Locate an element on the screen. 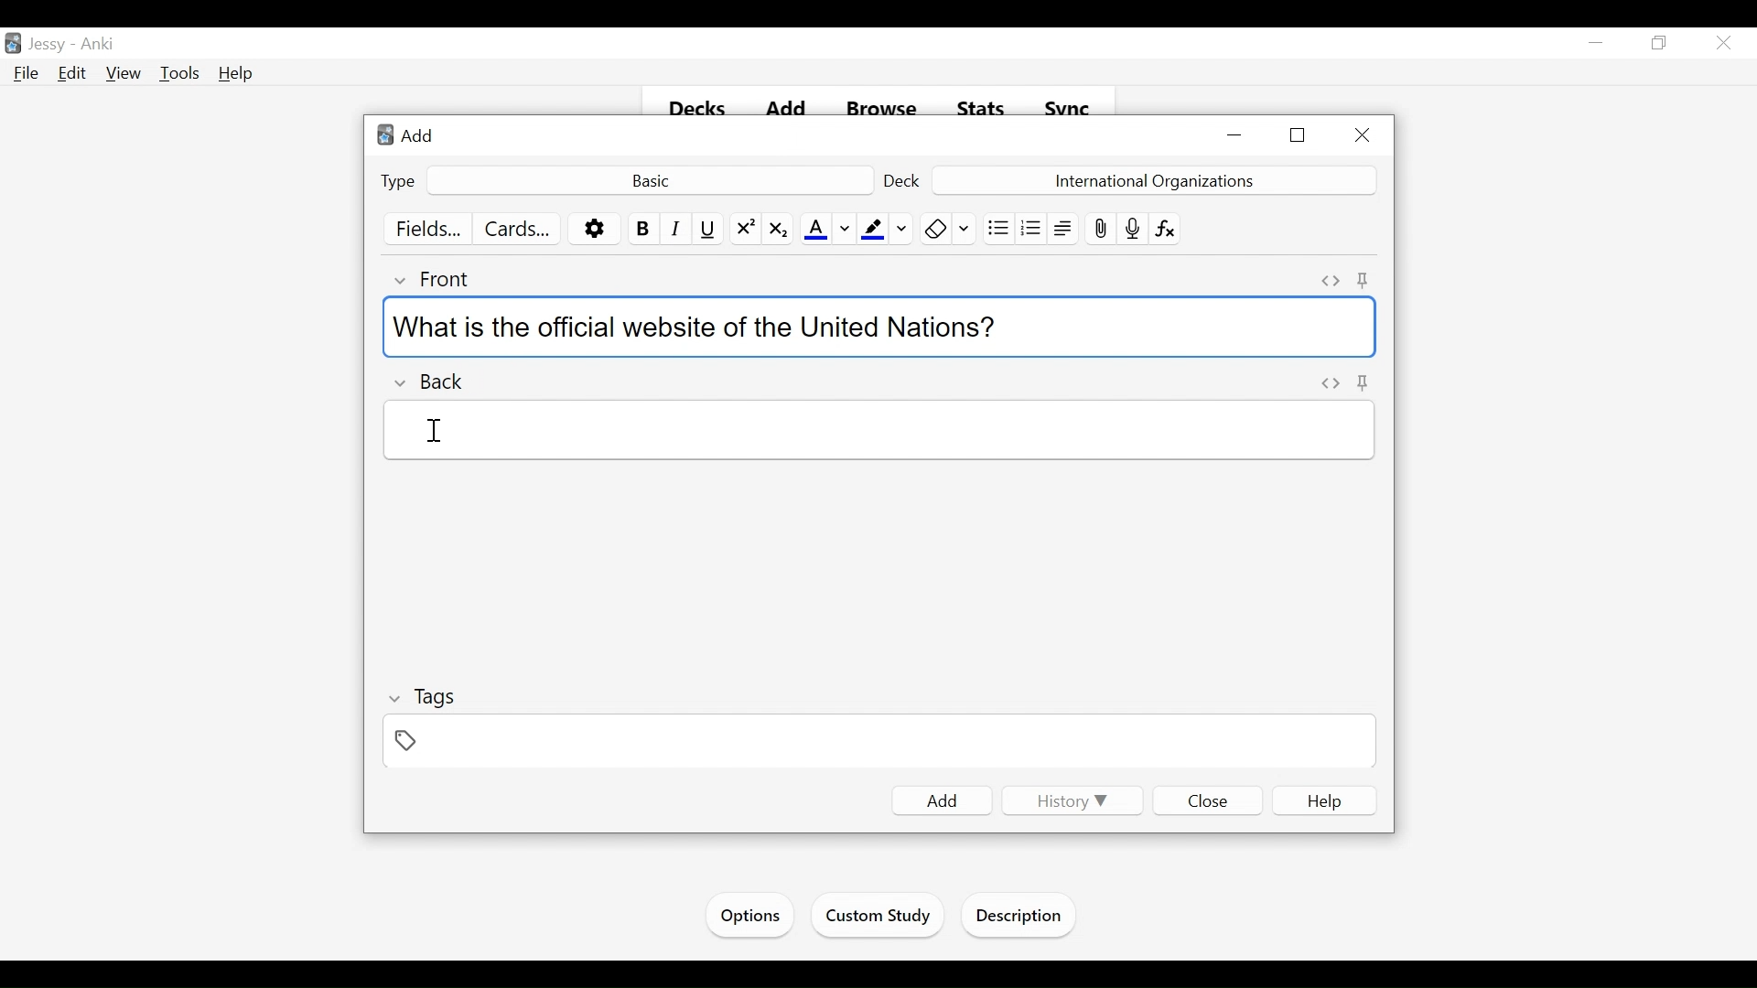 This screenshot has height=988, width=1757. Clear formatting is located at coordinates (932, 228).